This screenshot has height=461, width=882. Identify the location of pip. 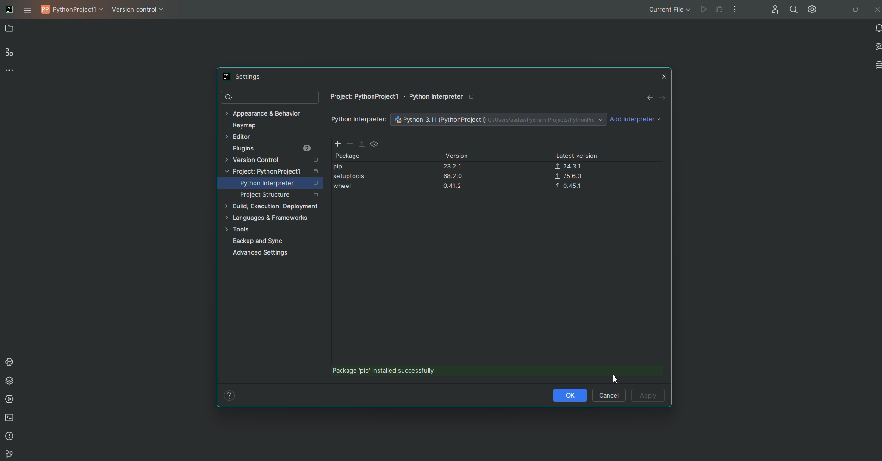
(339, 168).